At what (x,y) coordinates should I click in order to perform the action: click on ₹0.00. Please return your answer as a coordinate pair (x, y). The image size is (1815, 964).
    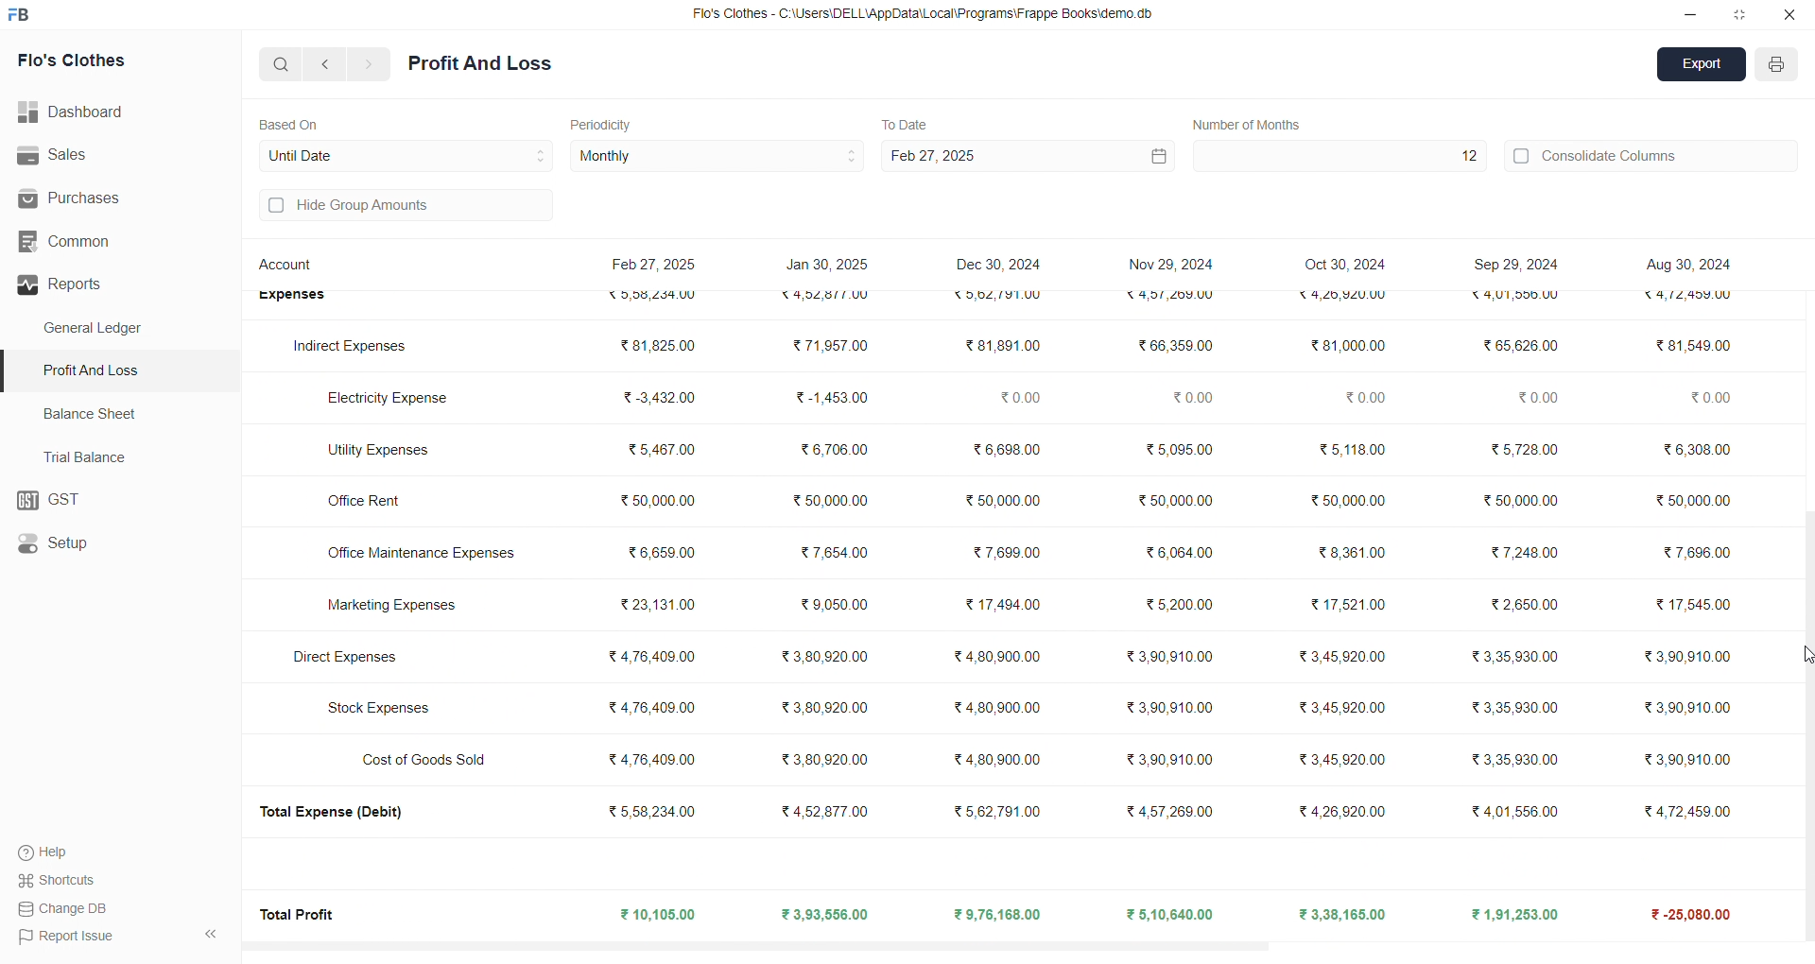
    Looking at the image, I should click on (1015, 395).